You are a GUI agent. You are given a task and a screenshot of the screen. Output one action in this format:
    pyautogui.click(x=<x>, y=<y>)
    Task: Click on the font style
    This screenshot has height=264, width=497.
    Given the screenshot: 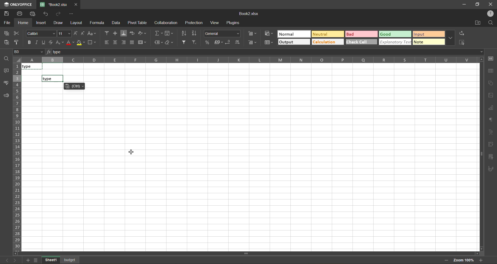 What is the action you would take?
    pyautogui.click(x=41, y=33)
    